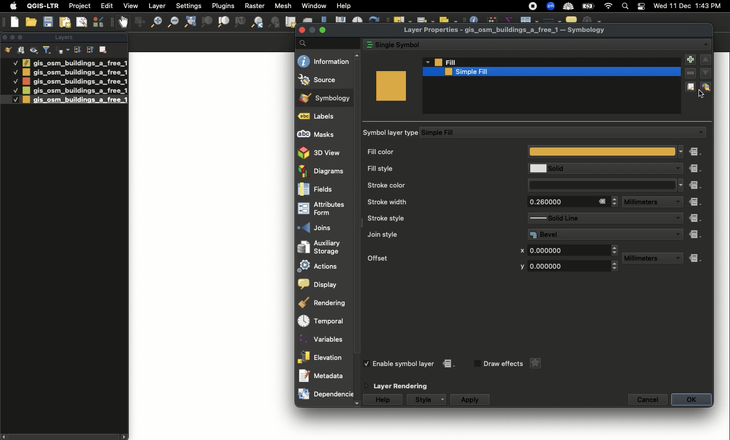 This screenshot has width=730, height=440. Describe the element at coordinates (314, 6) in the screenshot. I see `Window` at that location.